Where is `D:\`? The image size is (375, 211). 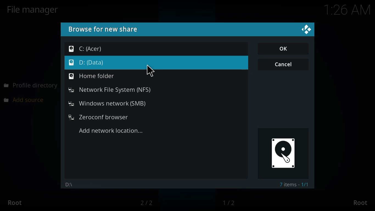
D:\ is located at coordinates (71, 184).